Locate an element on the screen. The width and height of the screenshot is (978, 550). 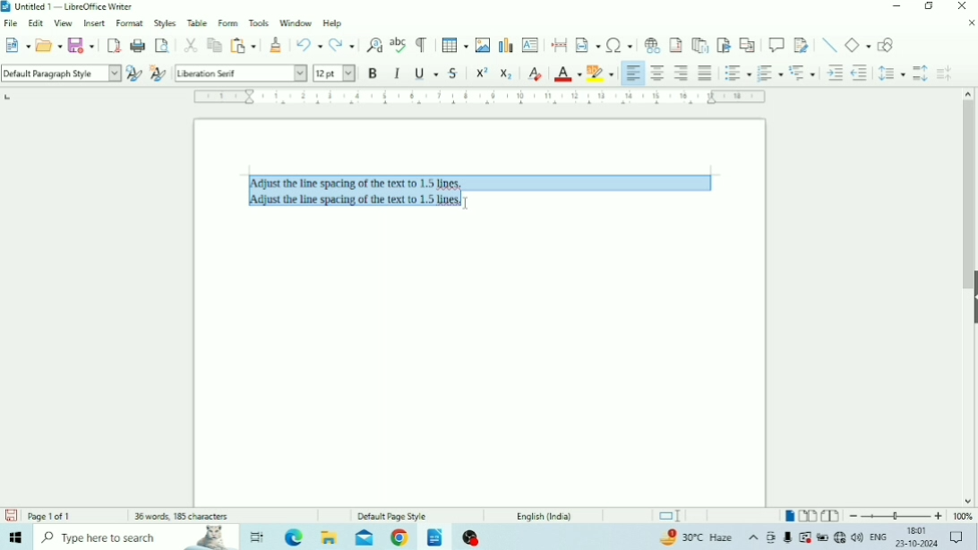
Basic Shapes is located at coordinates (857, 44).